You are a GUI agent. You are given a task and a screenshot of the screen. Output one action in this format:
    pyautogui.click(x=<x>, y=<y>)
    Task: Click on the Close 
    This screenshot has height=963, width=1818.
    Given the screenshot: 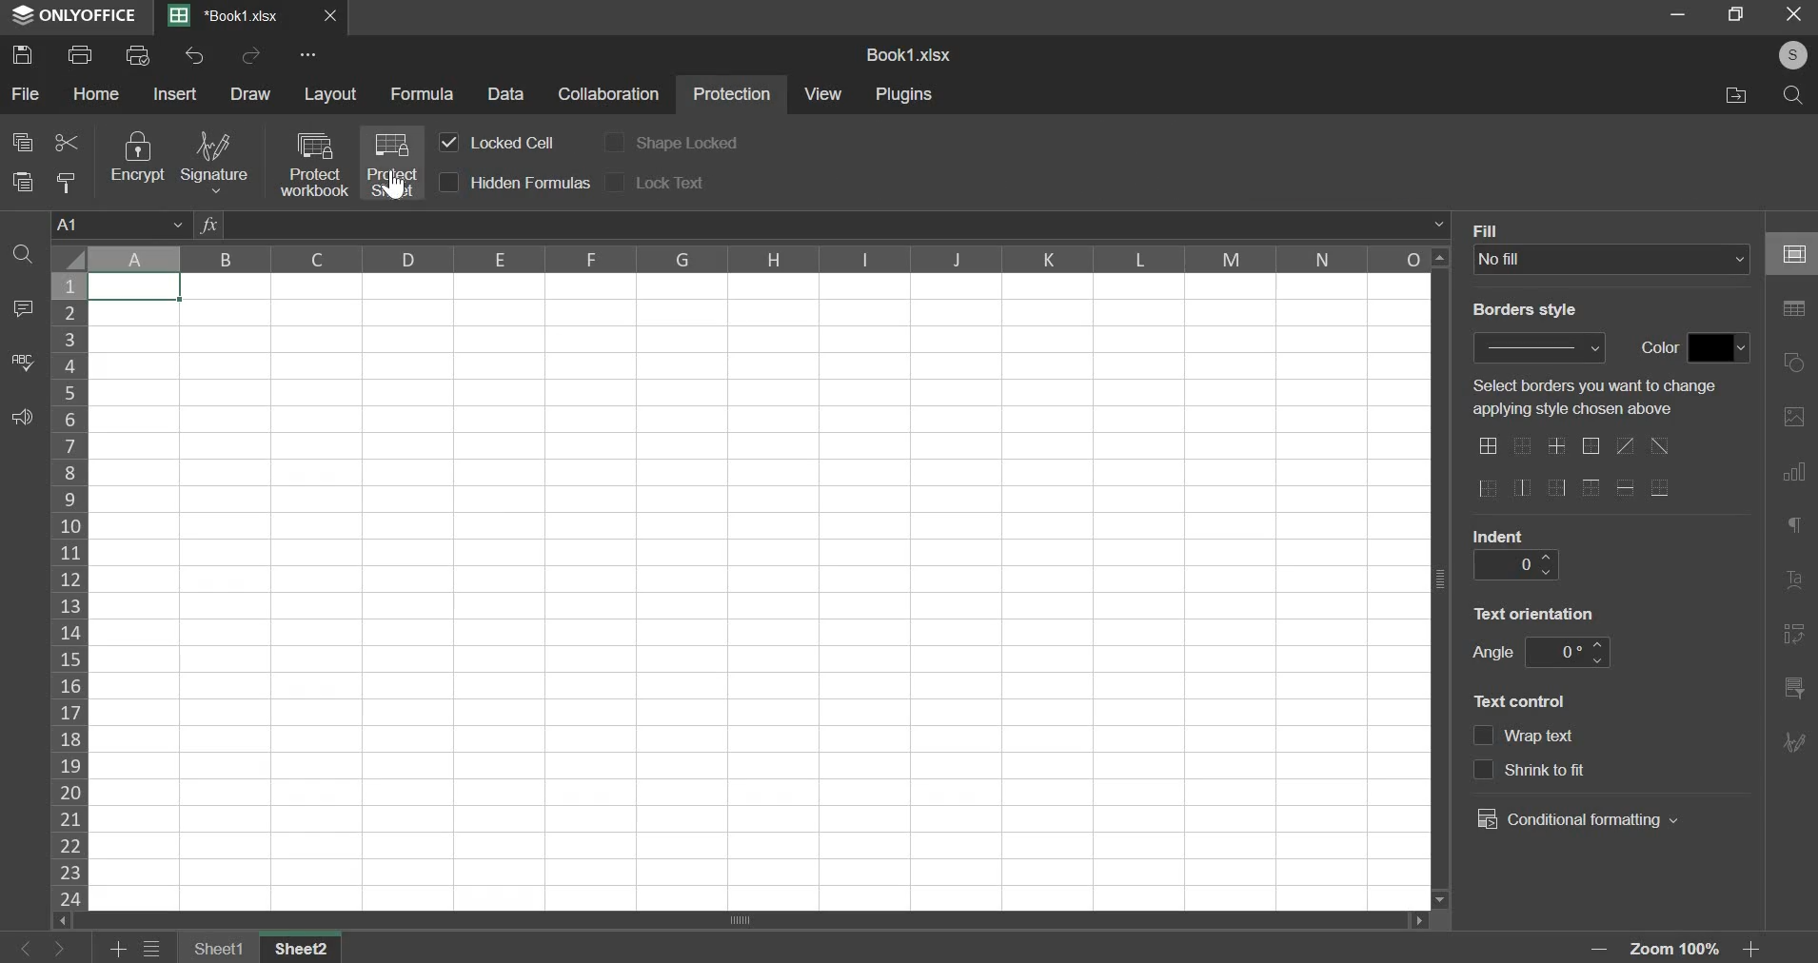 What is the action you would take?
    pyautogui.click(x=332, y=16)
    